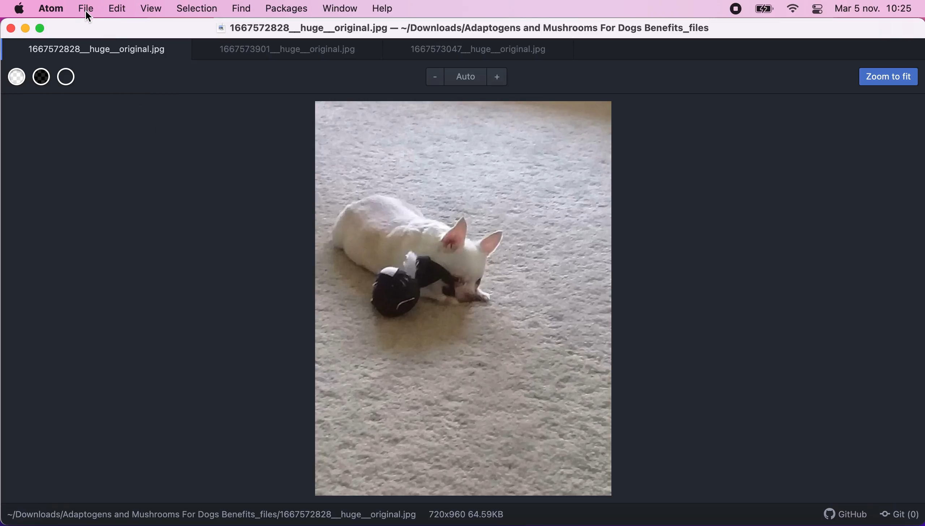 The image size is (925, 526). What do you see at coordinates (69, 78) in the screenshot?
I see `use transparent background` at bounding box center [69, 78].